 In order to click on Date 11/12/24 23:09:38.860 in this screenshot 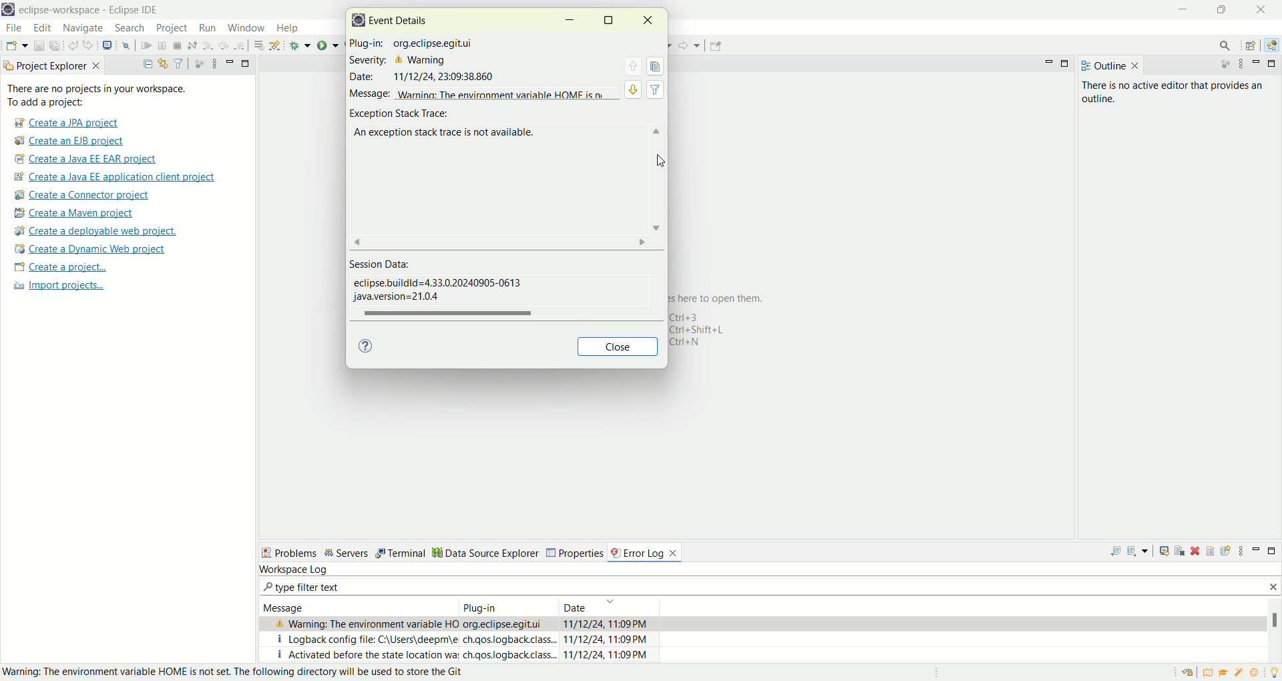, I will do `click(428, 79)`.